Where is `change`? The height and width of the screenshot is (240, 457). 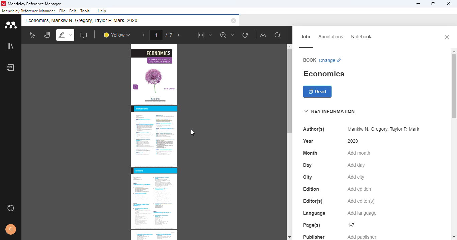 change is located at coordinates (331, 60).